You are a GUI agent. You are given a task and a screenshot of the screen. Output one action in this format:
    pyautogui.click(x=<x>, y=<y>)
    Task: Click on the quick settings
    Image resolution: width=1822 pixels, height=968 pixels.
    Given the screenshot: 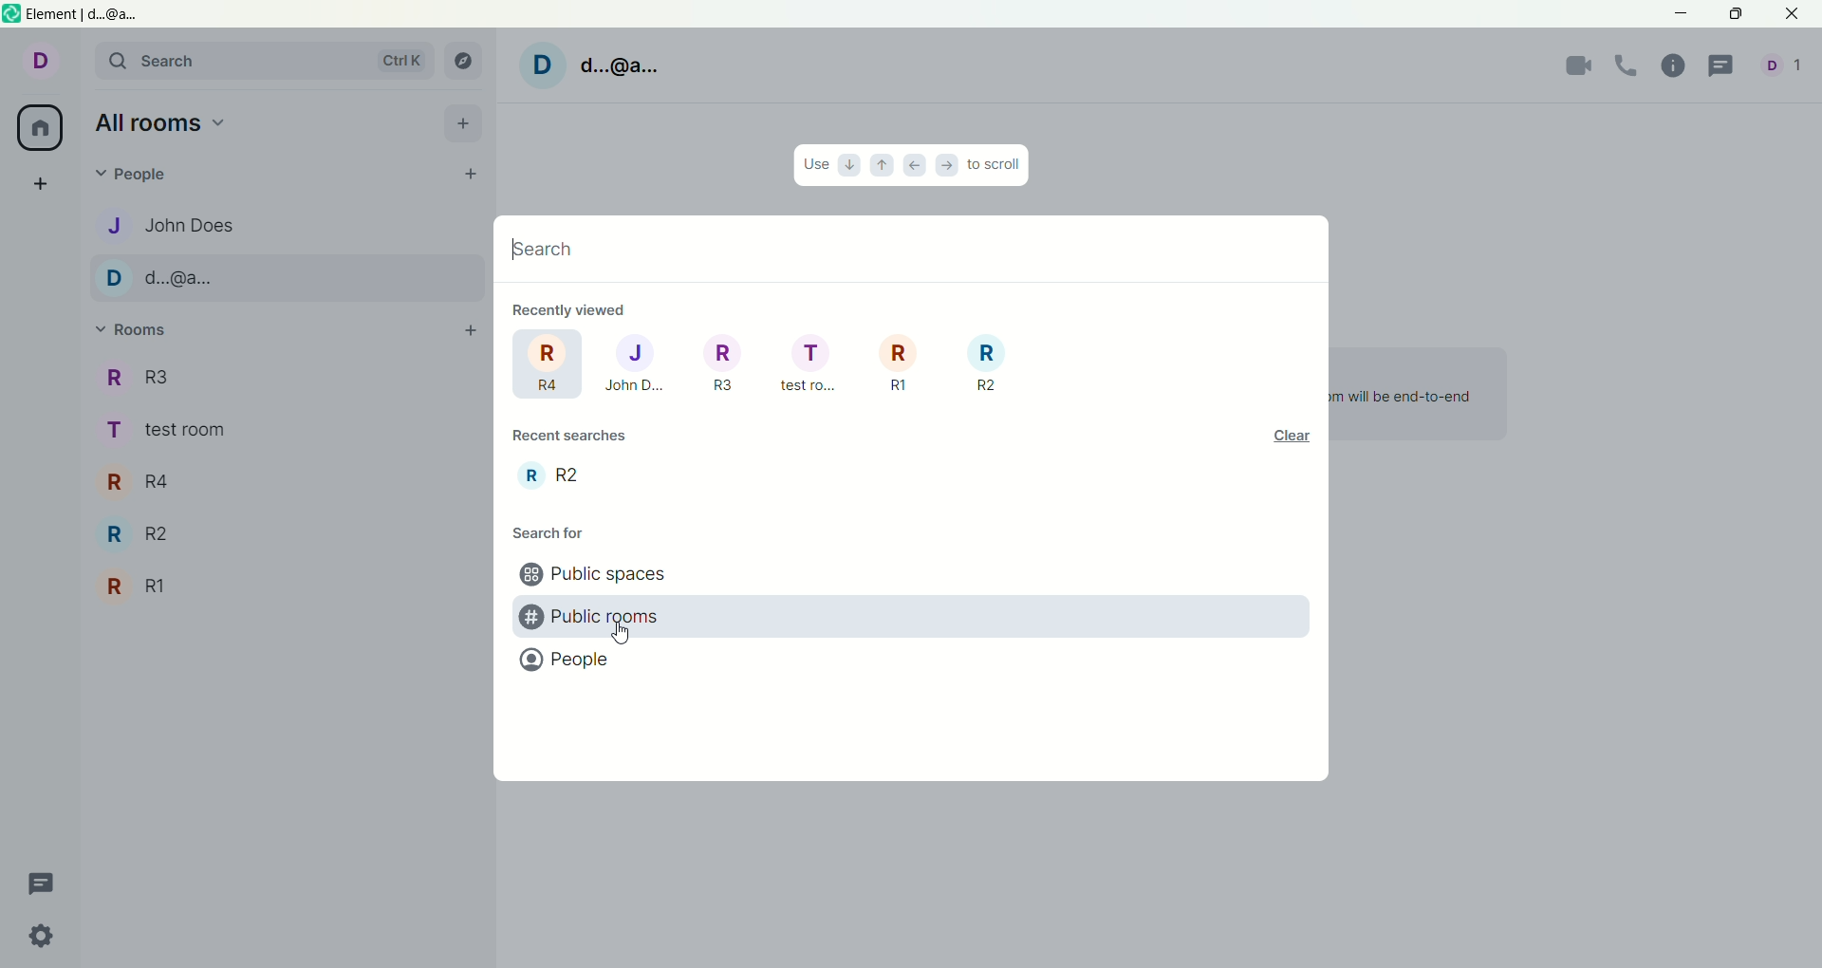 What is the action you would take?
    pyautogui.click(x=44, y=936)
    